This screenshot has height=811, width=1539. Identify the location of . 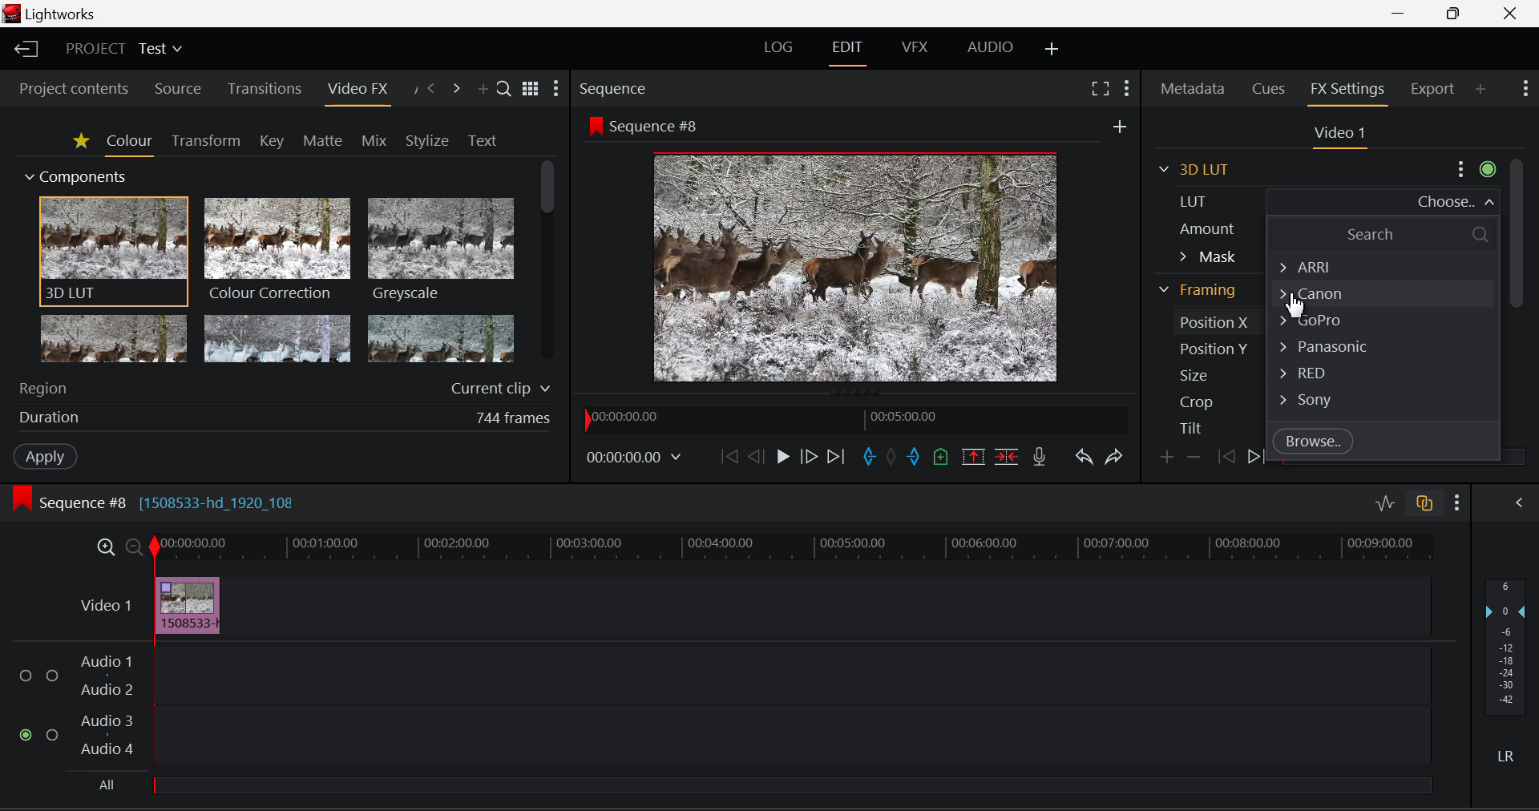
(1119, 126).